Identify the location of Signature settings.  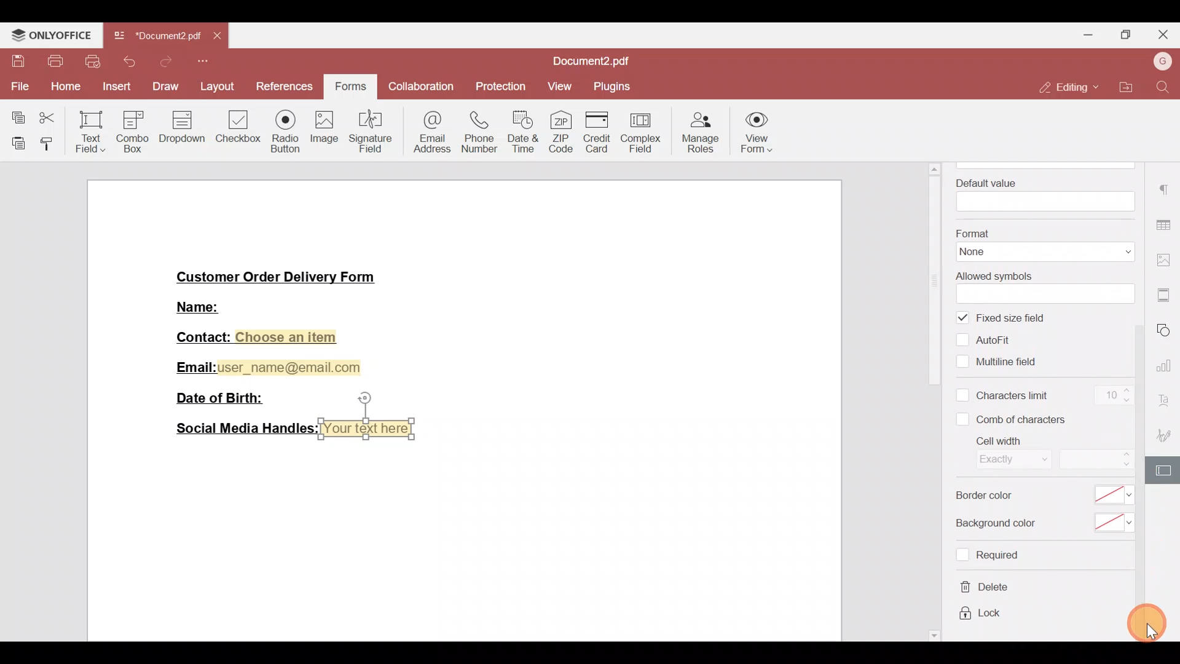
(1168, 435).